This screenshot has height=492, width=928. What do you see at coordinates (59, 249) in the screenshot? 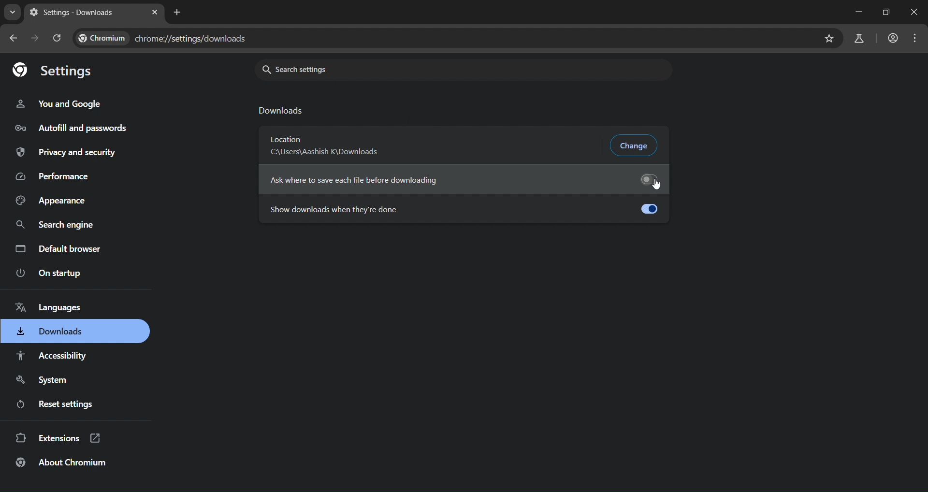
I see `default browser` at bounding box center [59, 249].